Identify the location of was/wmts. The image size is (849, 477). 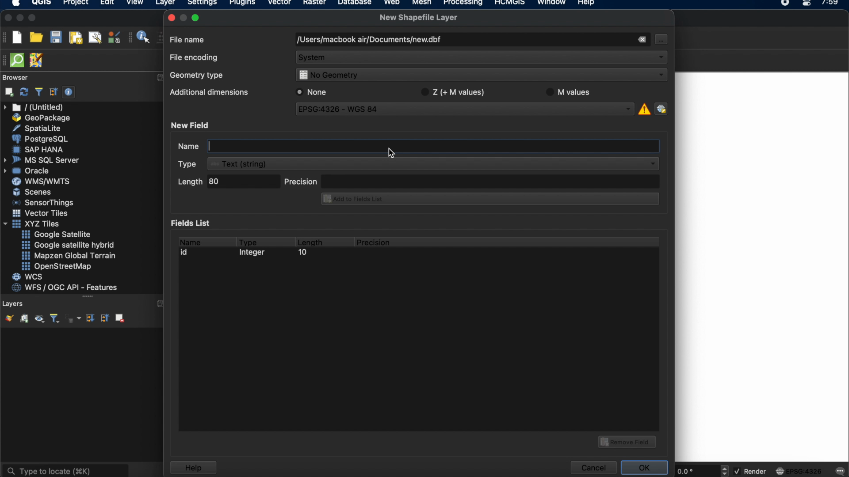
(42, 182).